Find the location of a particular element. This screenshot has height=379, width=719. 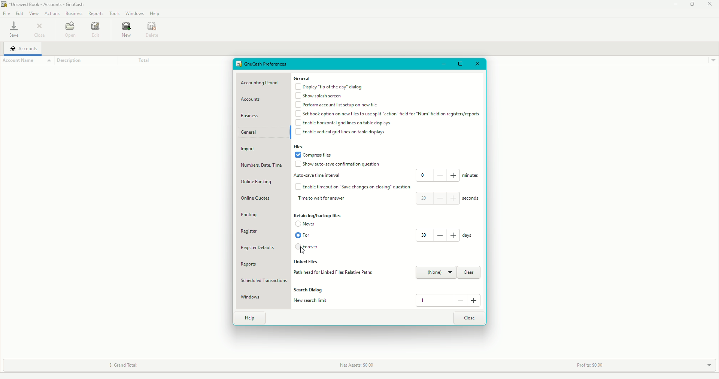

Business is located at coordinates (251, 115).